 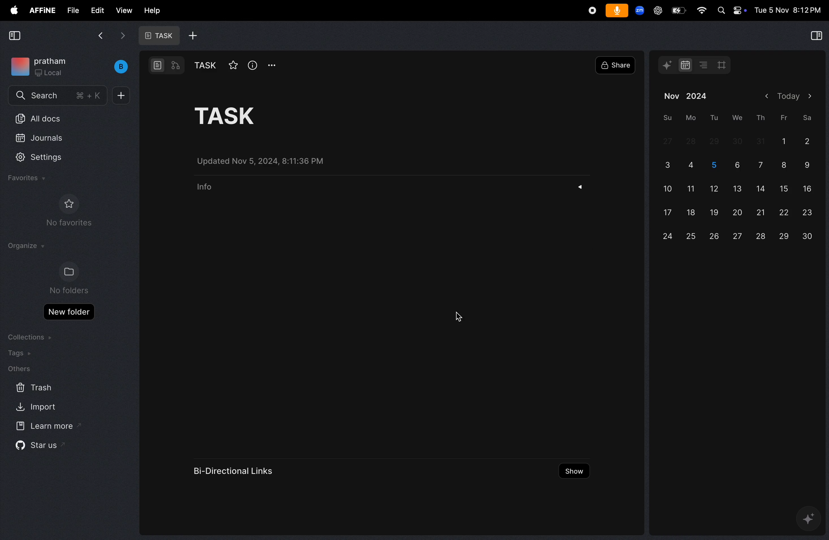 I want to click on info, so click(x=253, y=65).